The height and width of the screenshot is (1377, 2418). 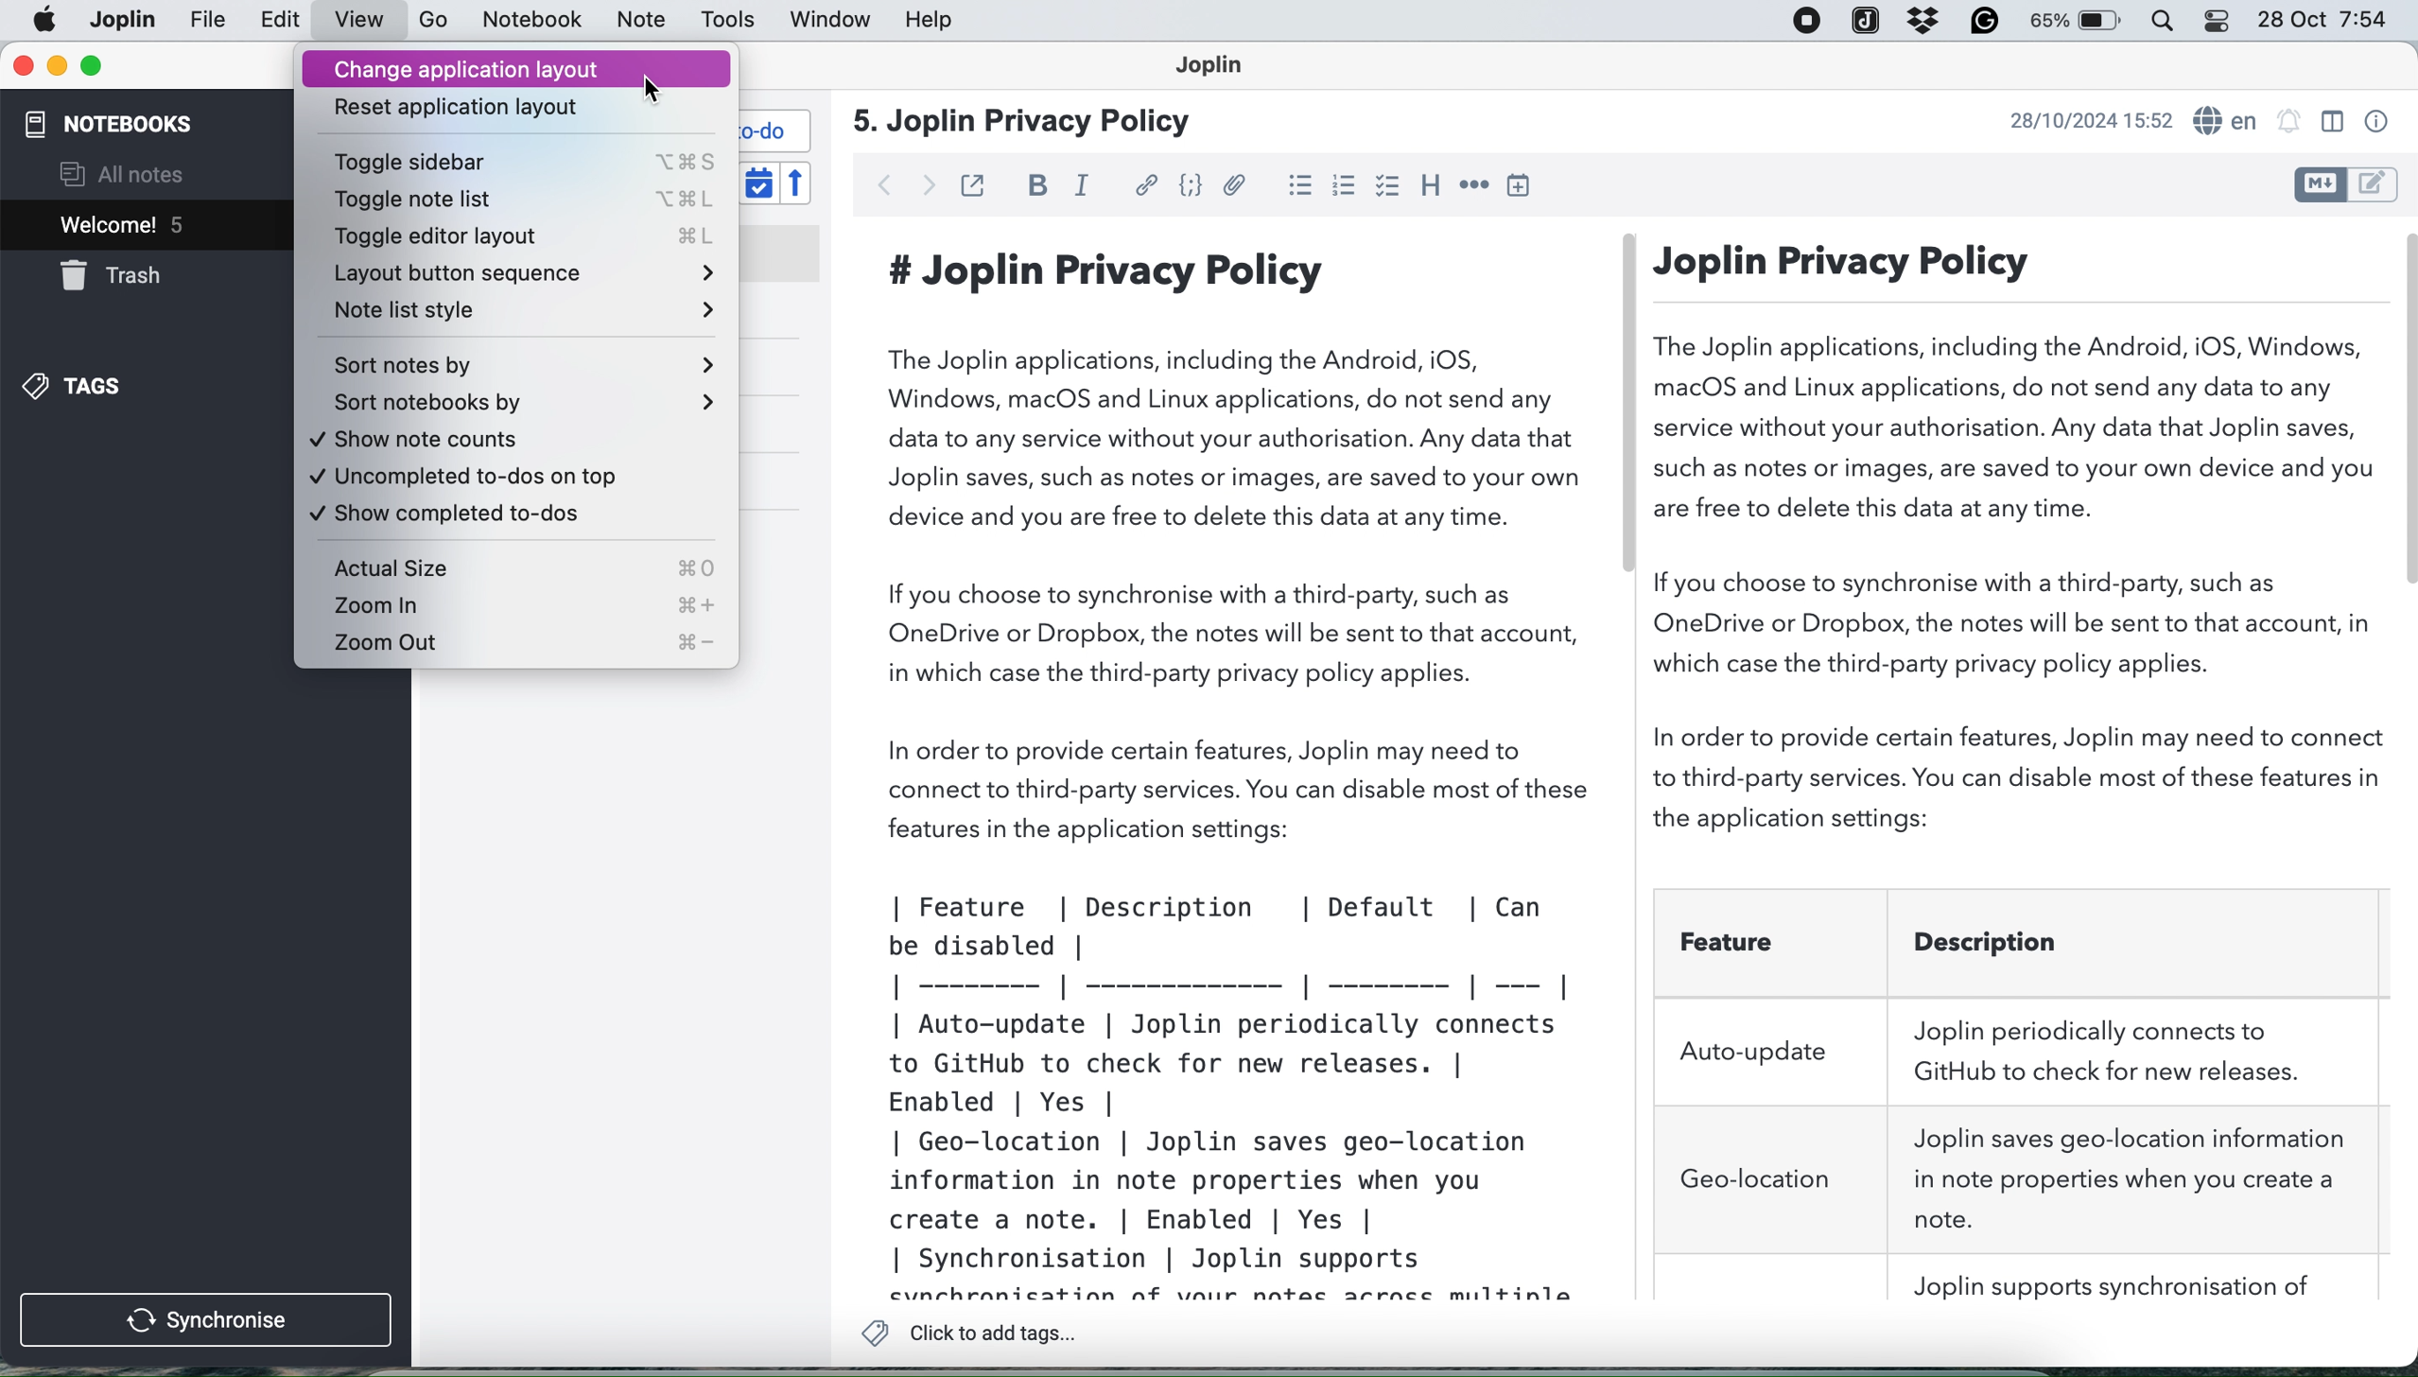 I want to click on close, so click(x=21, y=66).